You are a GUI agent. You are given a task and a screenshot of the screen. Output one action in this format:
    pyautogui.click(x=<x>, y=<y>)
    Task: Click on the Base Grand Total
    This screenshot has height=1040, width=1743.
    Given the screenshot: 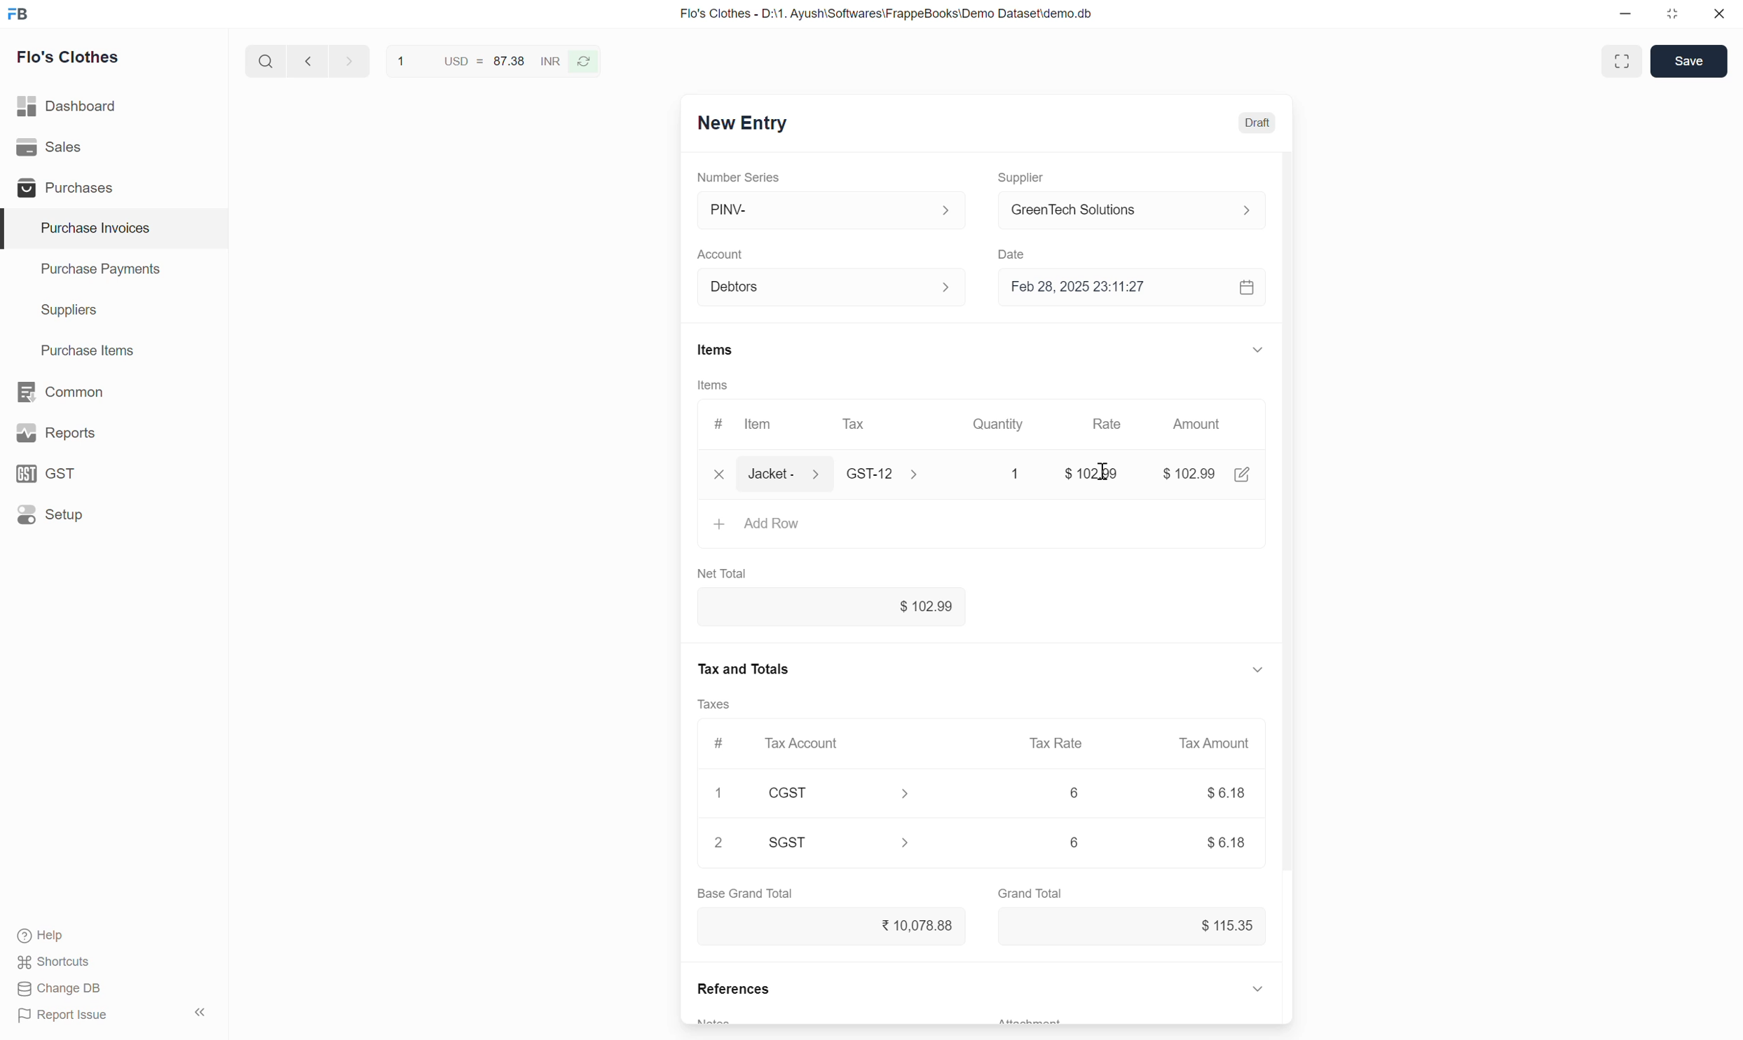 What is the action you would take?
    pyautogui.click(x=745, y=894)
    